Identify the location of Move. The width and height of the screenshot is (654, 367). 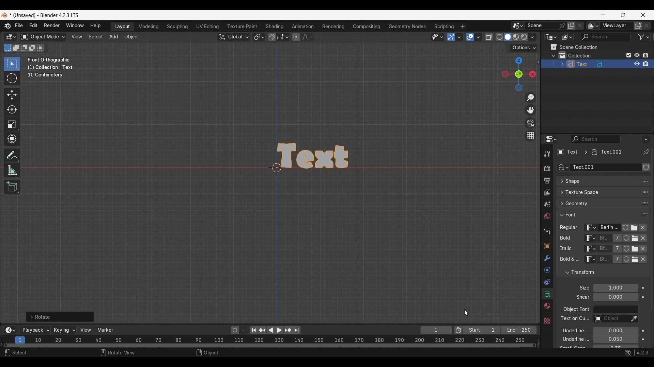
(12, 95).